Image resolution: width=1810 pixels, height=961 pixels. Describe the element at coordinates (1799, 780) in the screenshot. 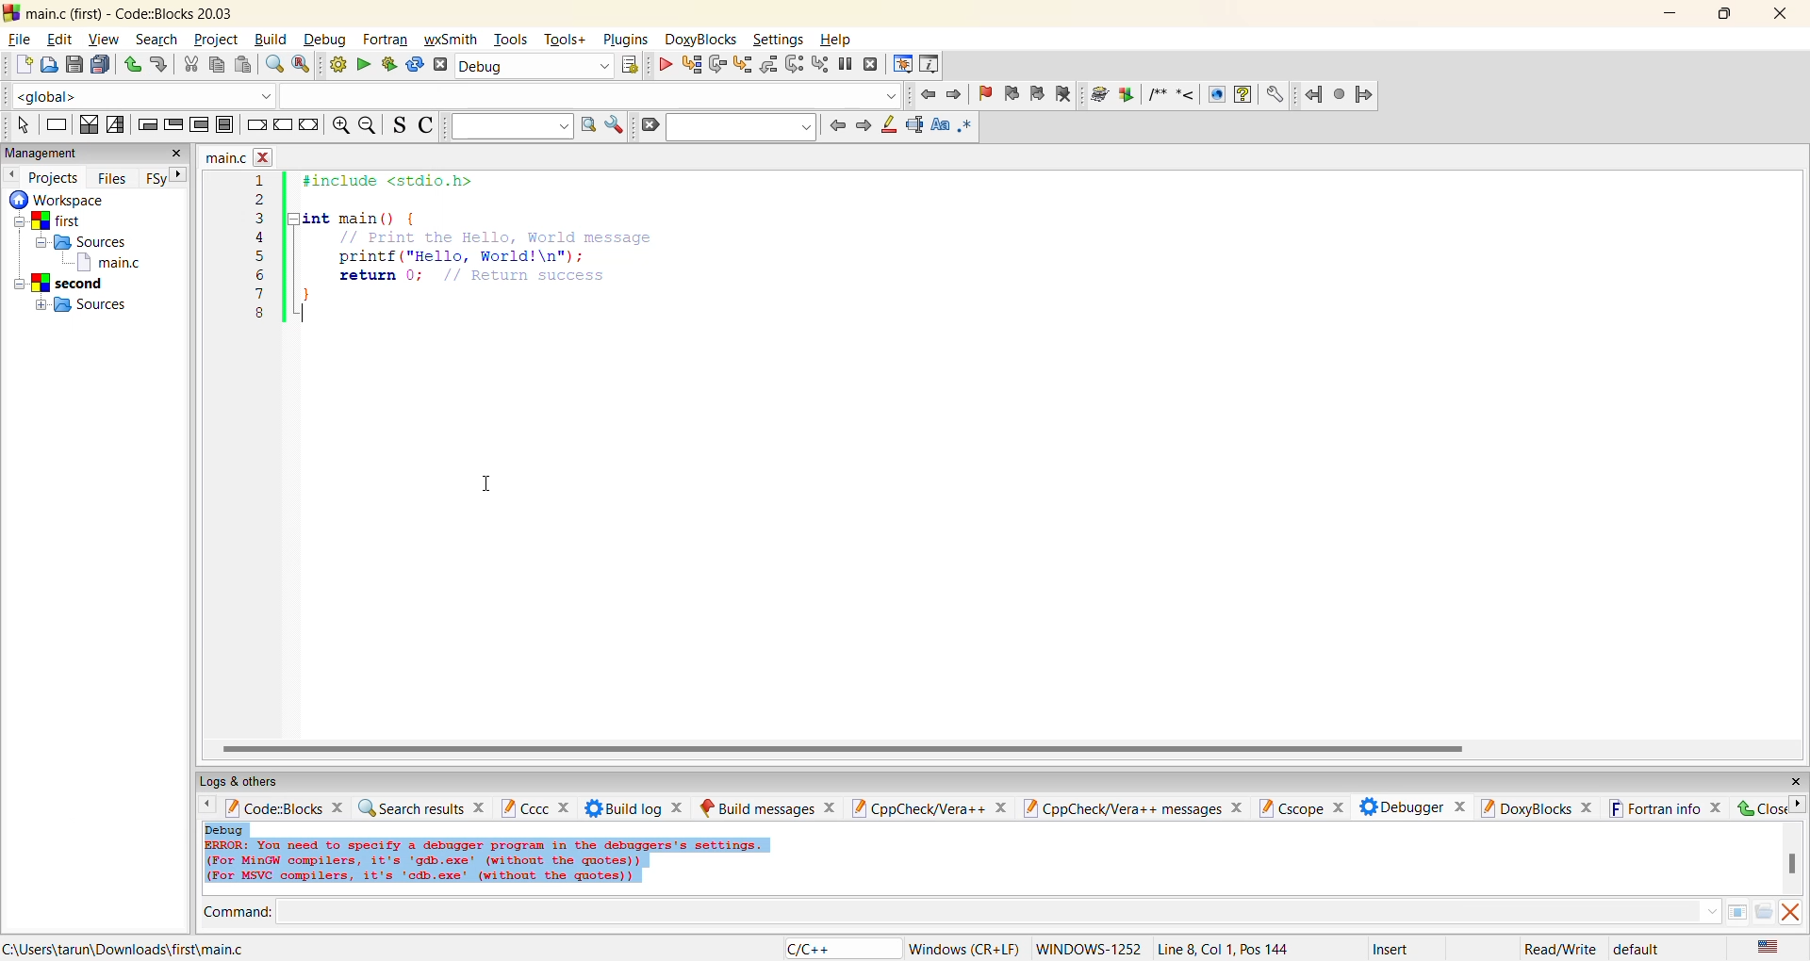

I see `close` at that location.